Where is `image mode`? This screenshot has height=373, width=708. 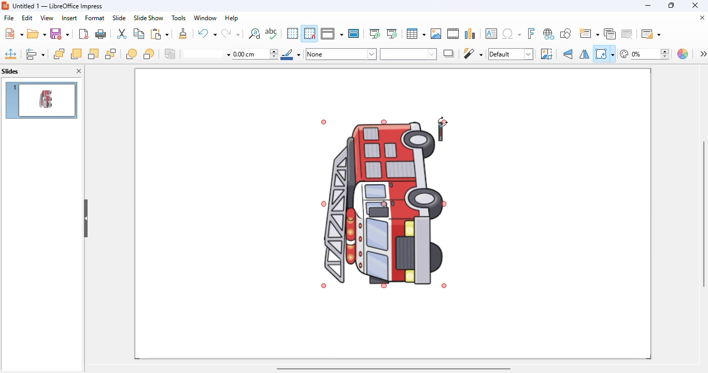 image mode is located at coordinates (511, 54).